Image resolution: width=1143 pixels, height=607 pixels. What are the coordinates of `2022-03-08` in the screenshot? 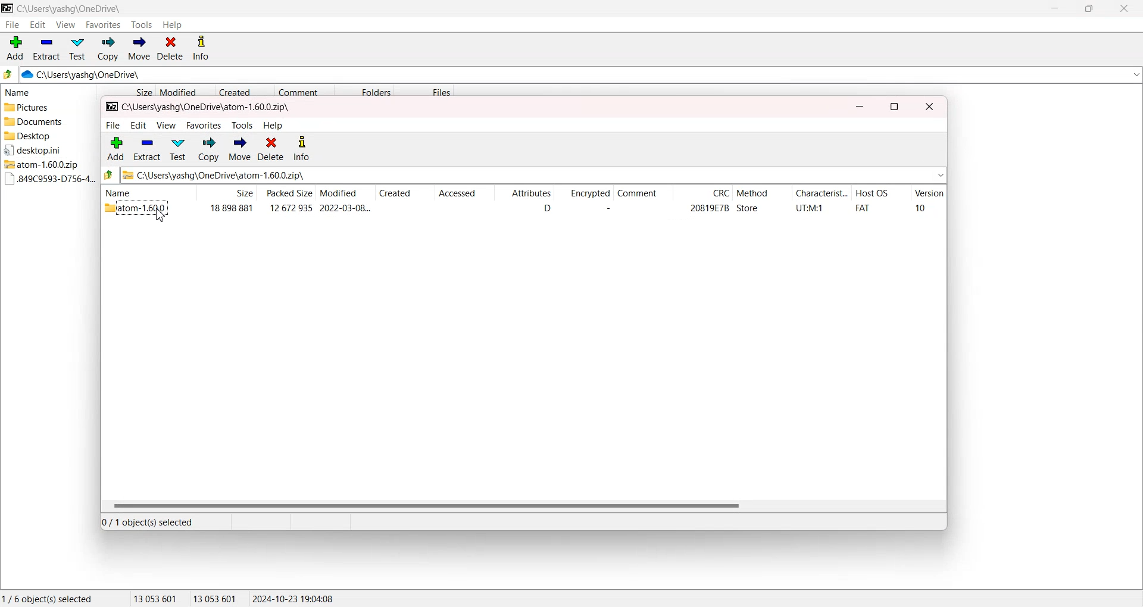 It's located at (345, 208).